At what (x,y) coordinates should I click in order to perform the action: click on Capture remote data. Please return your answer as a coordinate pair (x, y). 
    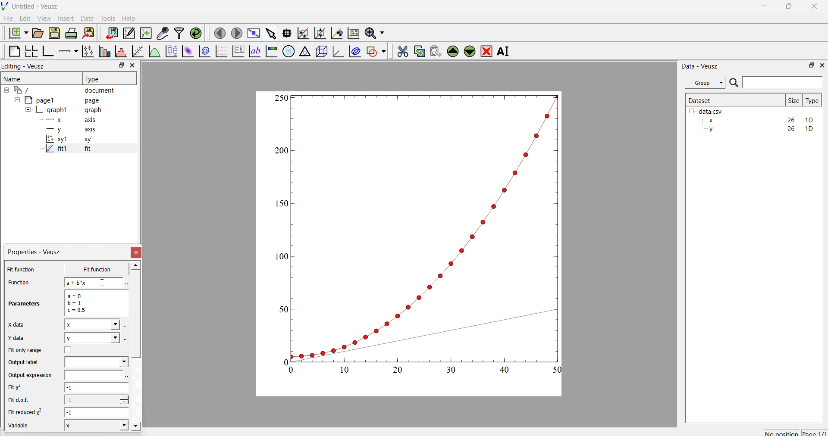
    Looking at the image, I should click on (163, 33).